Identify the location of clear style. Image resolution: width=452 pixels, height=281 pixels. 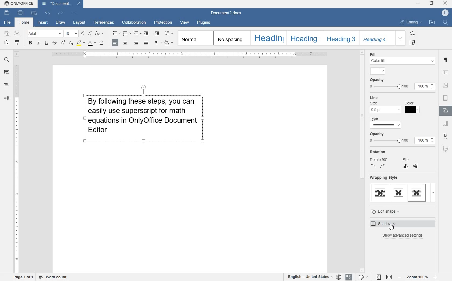
(101, 43).